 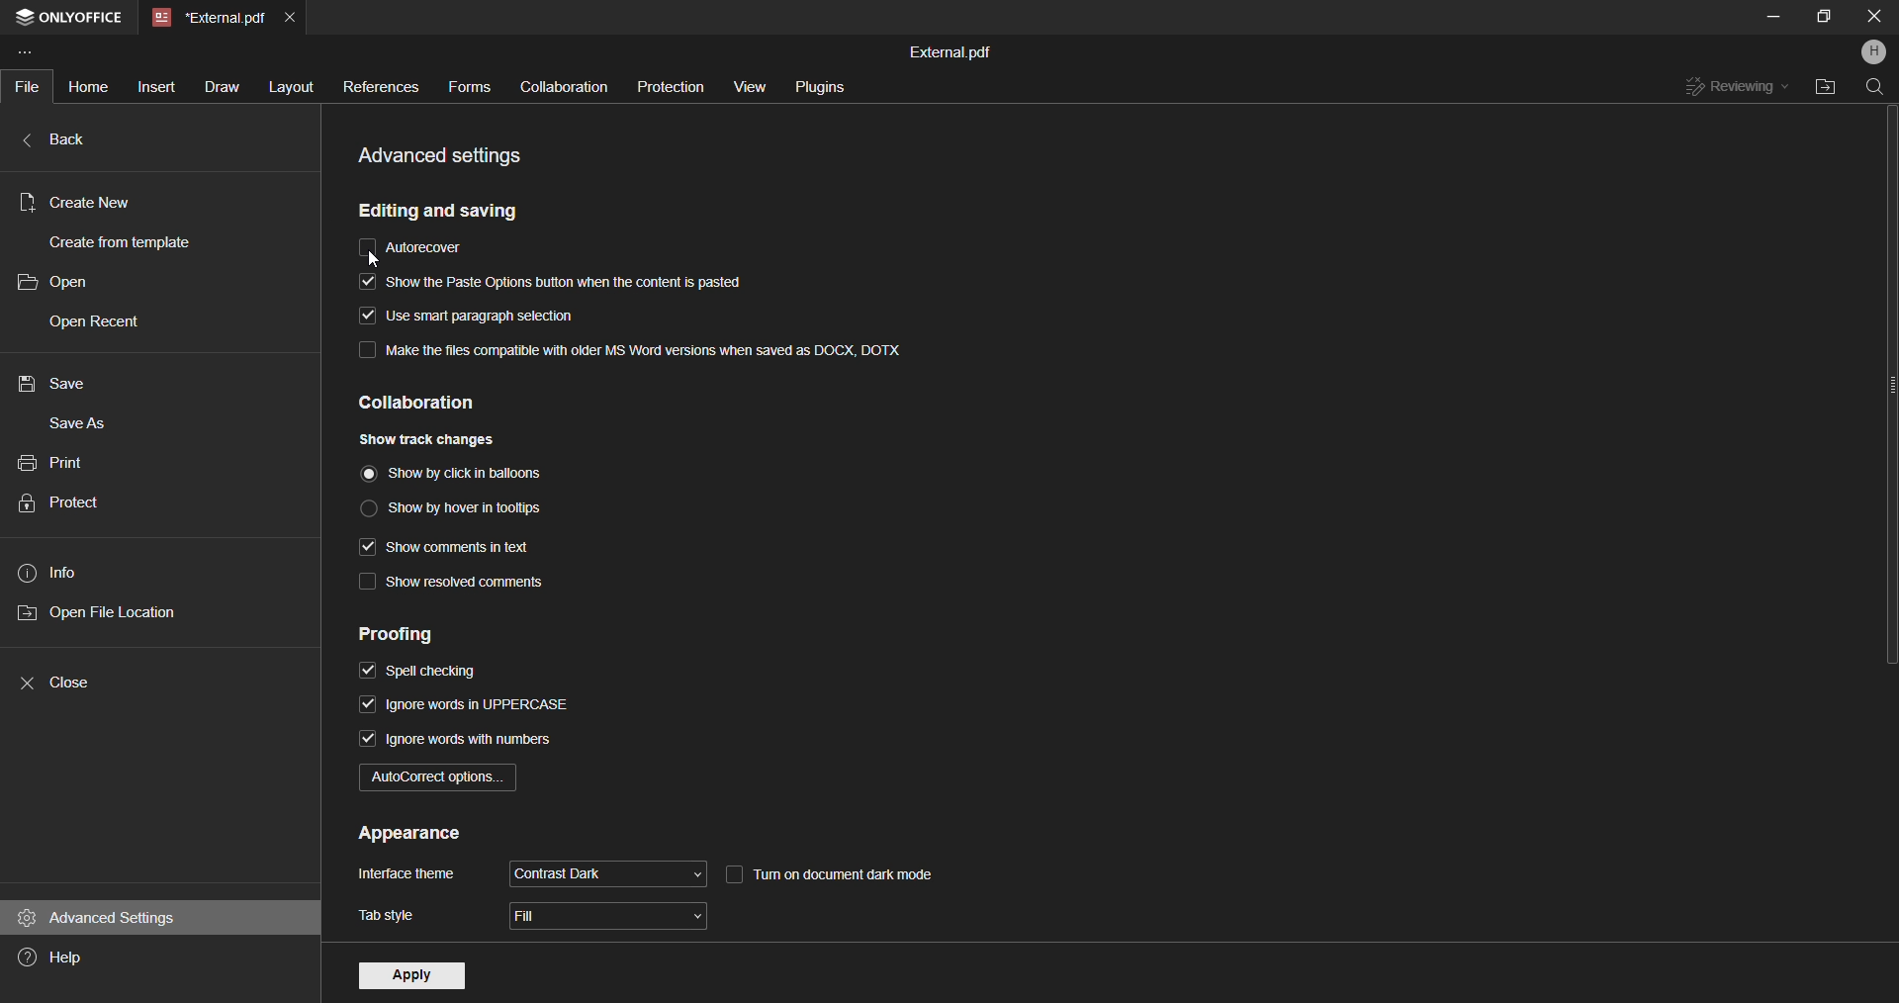 I want to click on proofing, so click(x=416, y=634).